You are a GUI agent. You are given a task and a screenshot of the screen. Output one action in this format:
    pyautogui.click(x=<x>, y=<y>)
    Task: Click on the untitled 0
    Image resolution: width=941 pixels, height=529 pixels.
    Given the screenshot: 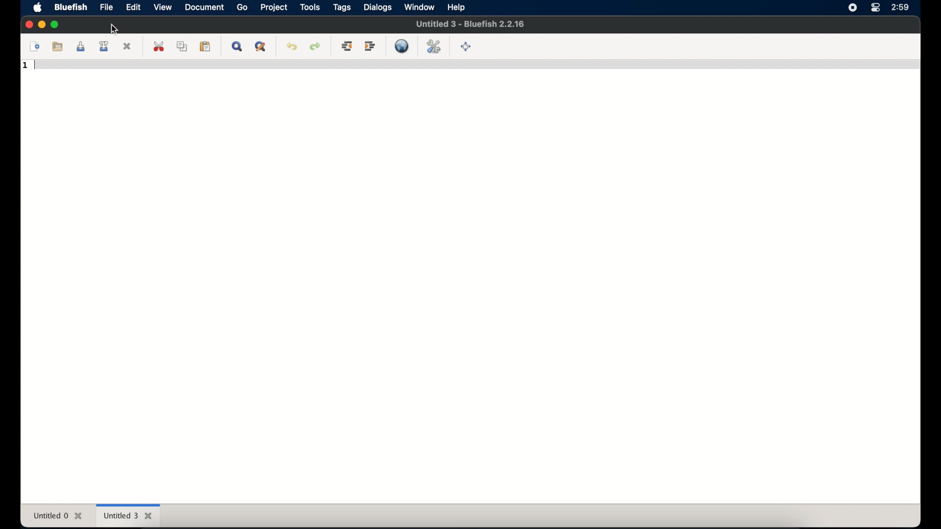 What is the action you would take?
    pyautogui.click(x=57, y=516)
    